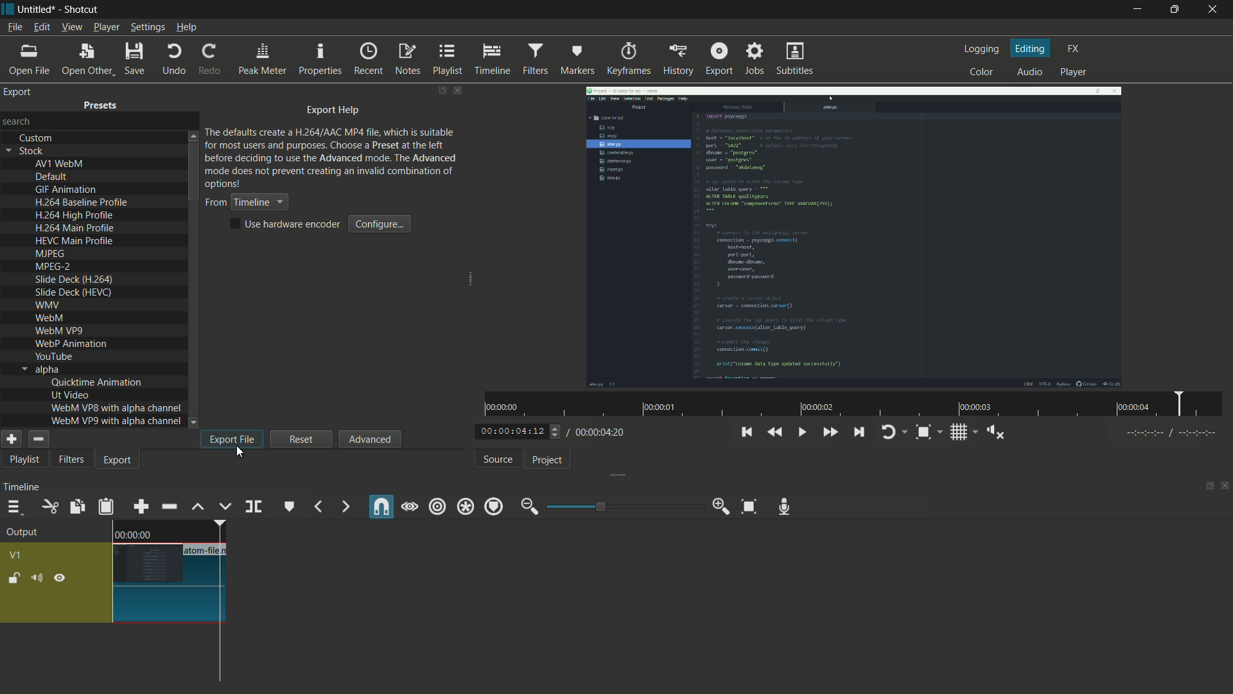 The width and height of the screenshot is (1233, 694). What do you see at coordinates (116, 407) in the screenshot?
I see `webm vp8 with alpha channel` at bounding box center [116, 407].